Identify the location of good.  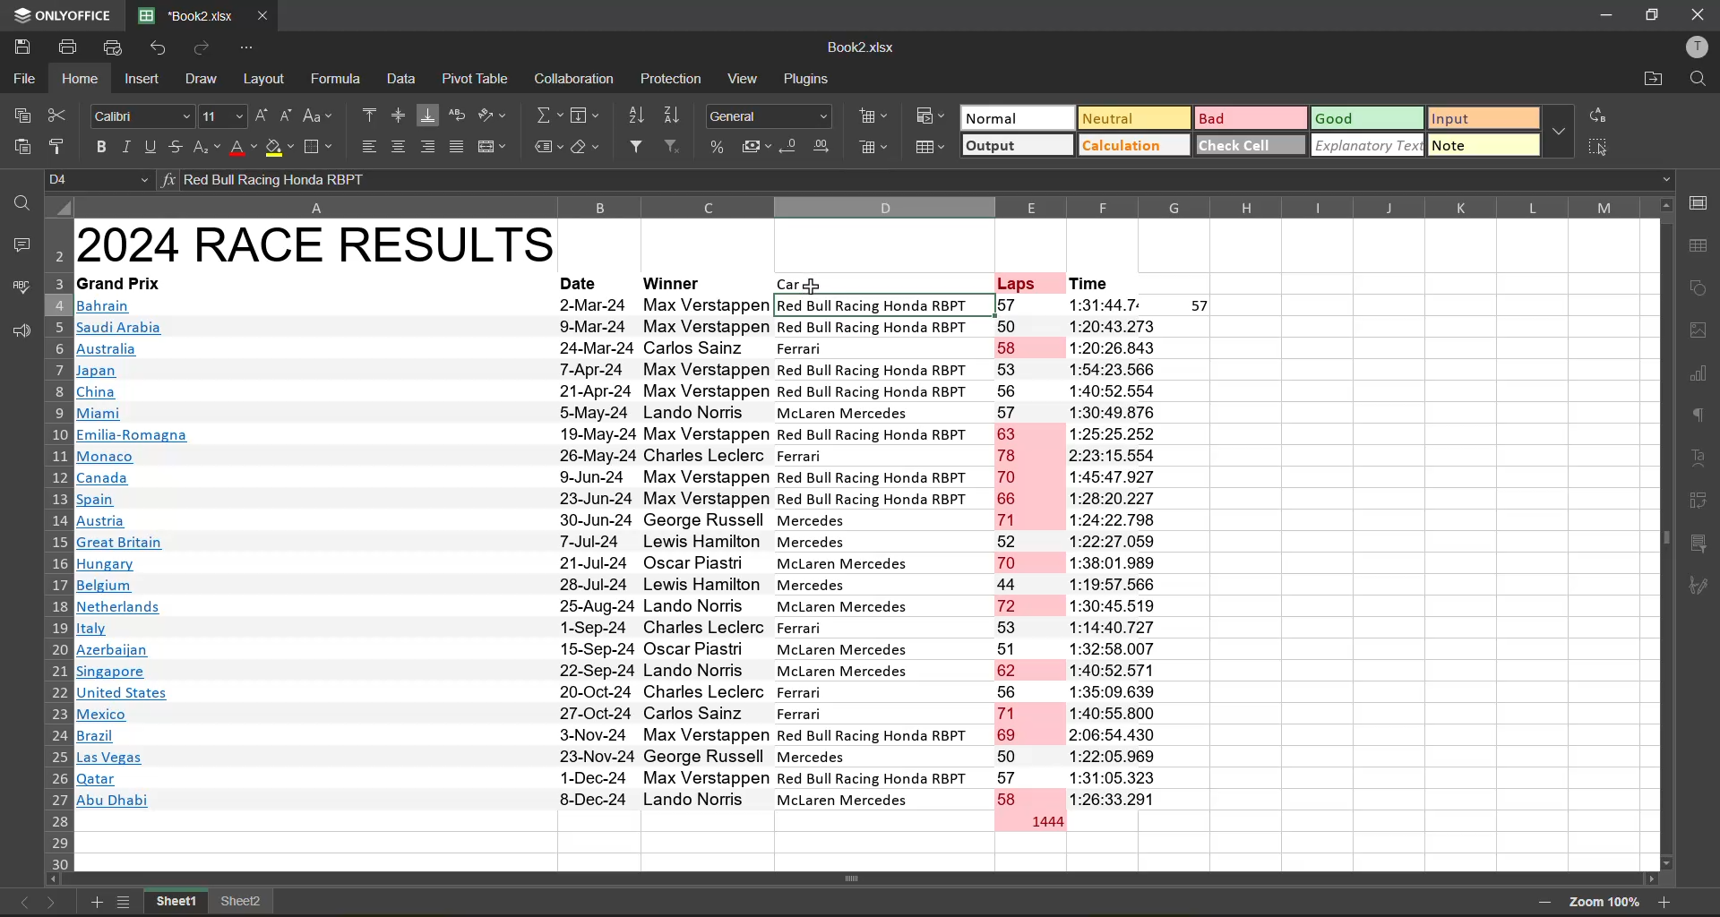
(1366, 118).